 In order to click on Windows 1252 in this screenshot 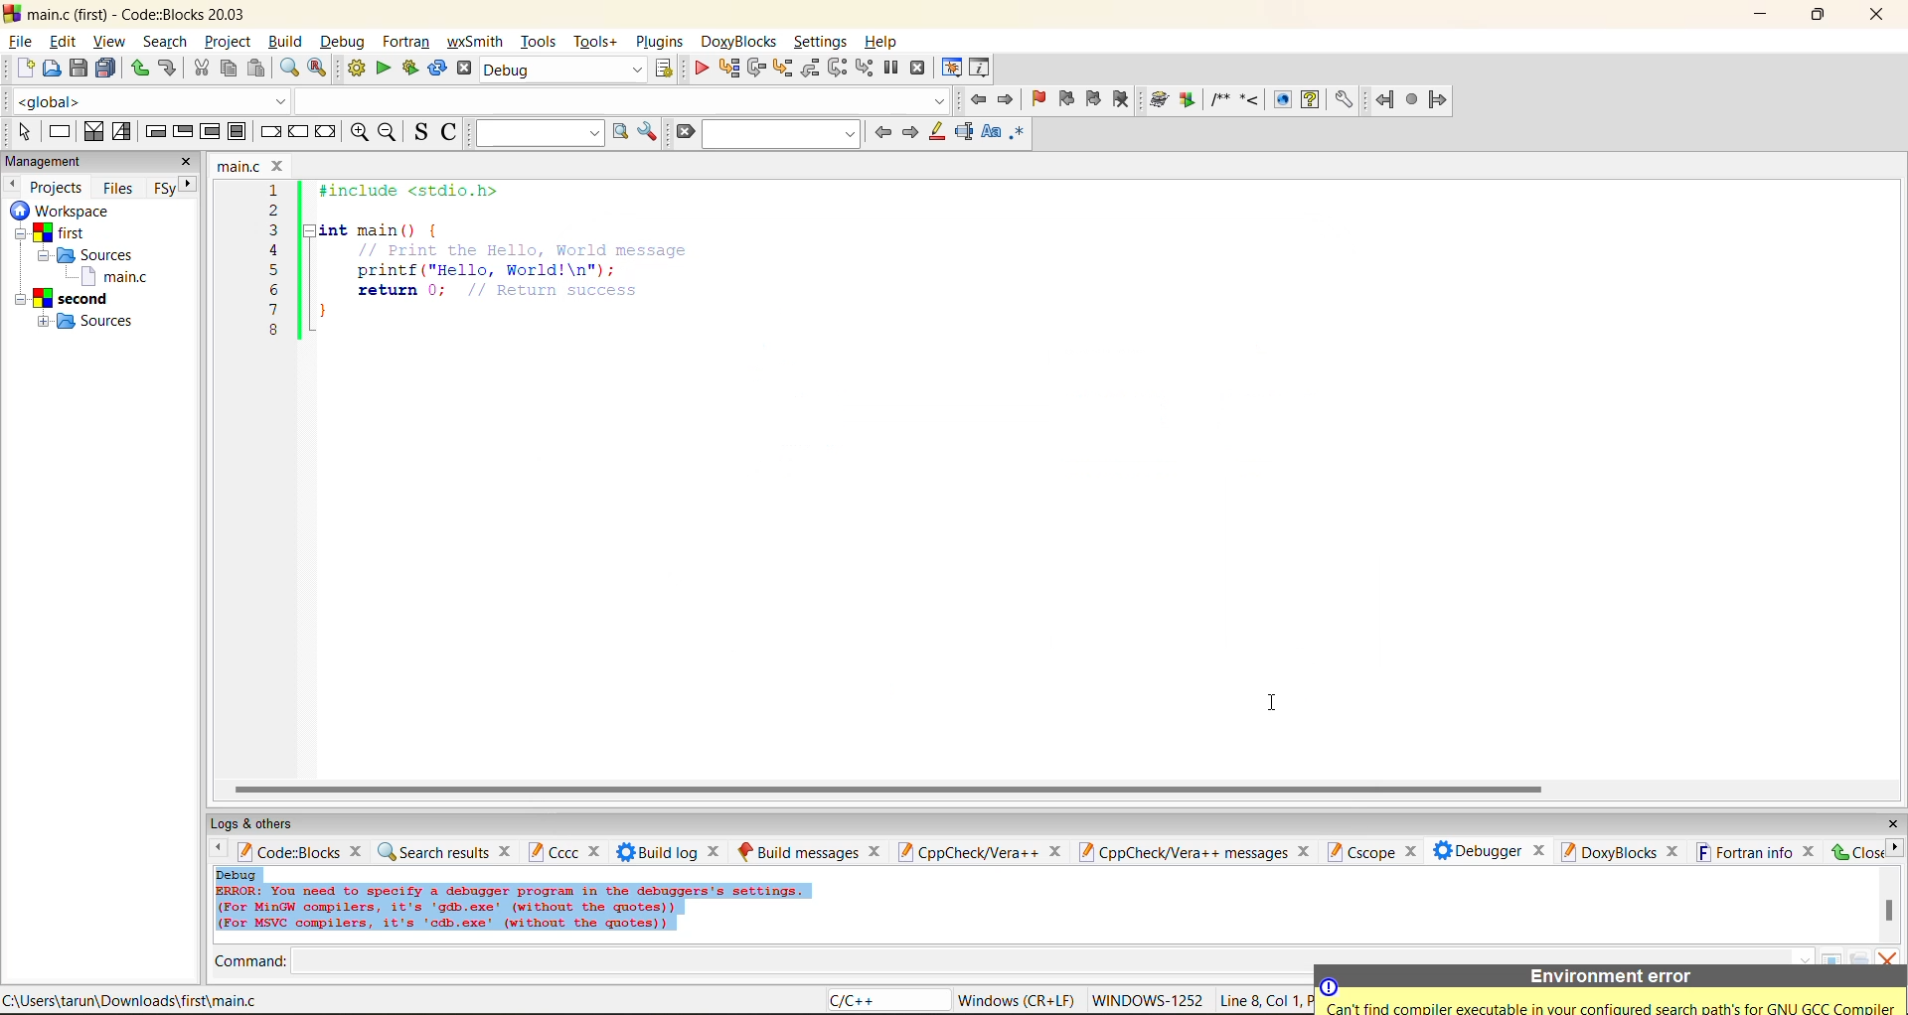, I will do `click(1149, 1001)`.